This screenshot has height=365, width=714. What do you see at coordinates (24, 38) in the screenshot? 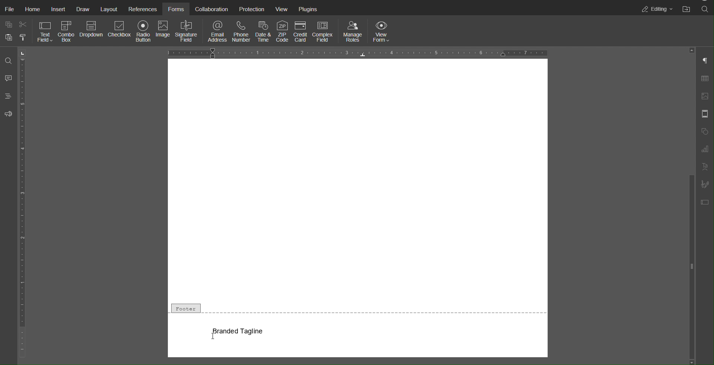
I see `copy style` at bounding box center [24, 38].